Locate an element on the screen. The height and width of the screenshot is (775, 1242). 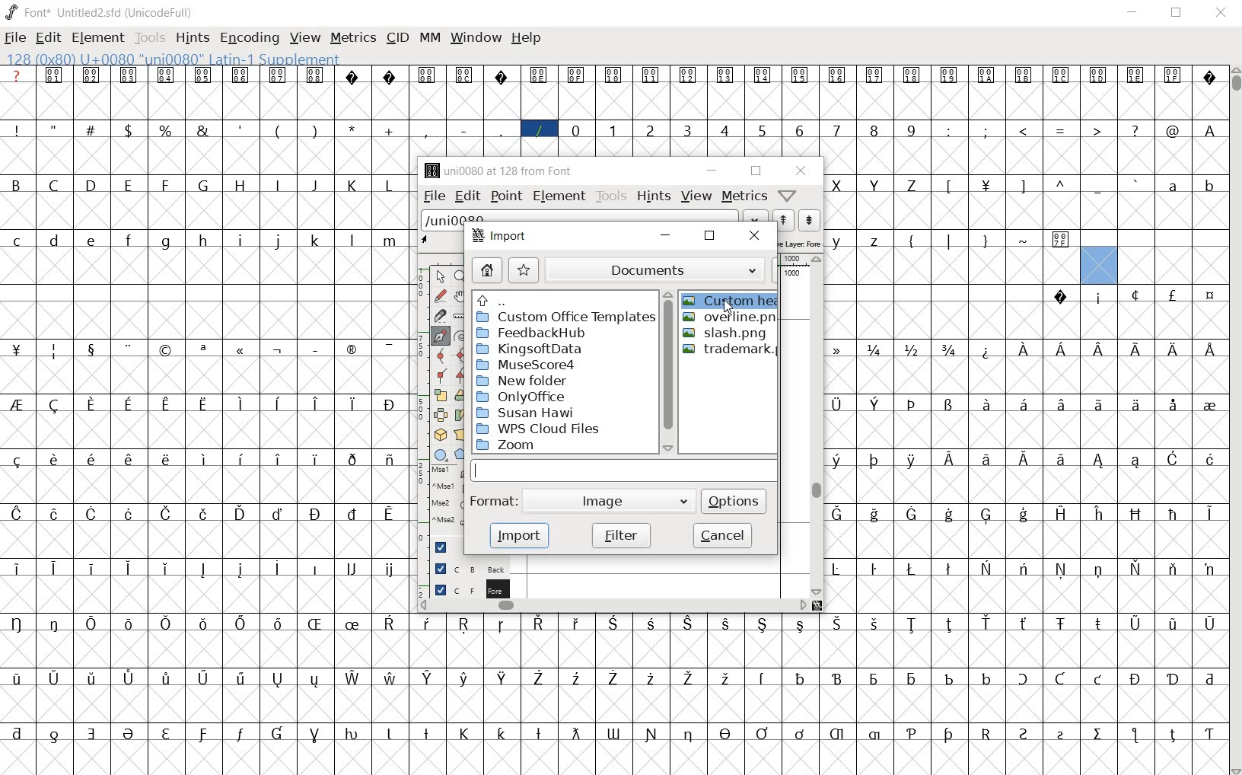
glyph is located at coordinates (91, 568).